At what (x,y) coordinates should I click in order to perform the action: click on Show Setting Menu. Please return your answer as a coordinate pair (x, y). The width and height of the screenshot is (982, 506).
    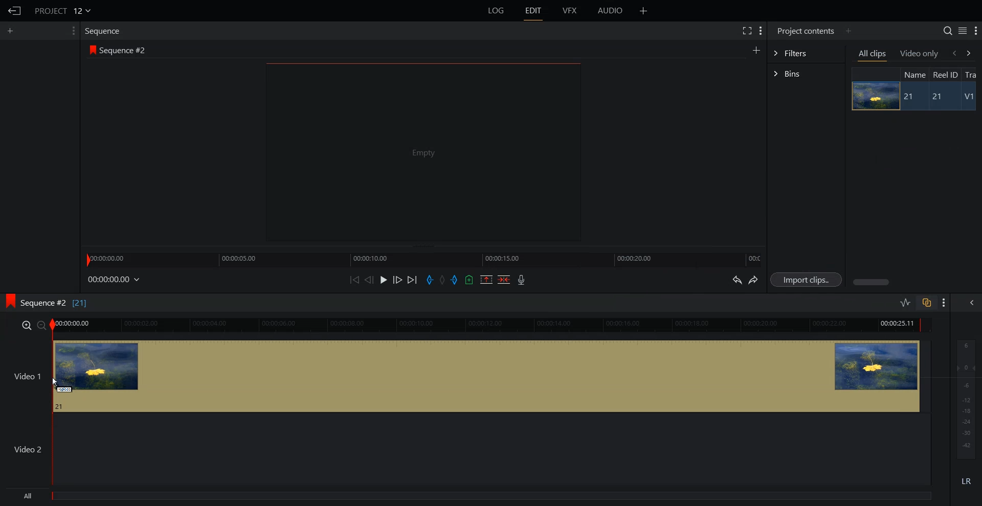
    Looking at the image, I should click on (73, 31).